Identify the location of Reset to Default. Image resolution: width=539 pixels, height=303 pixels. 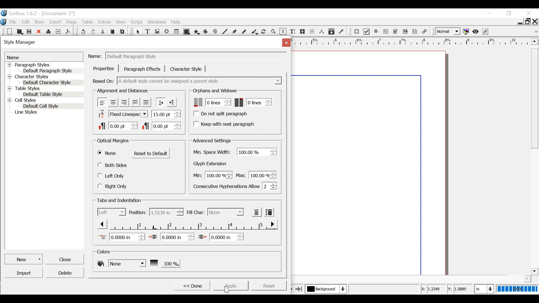
(151, 153).